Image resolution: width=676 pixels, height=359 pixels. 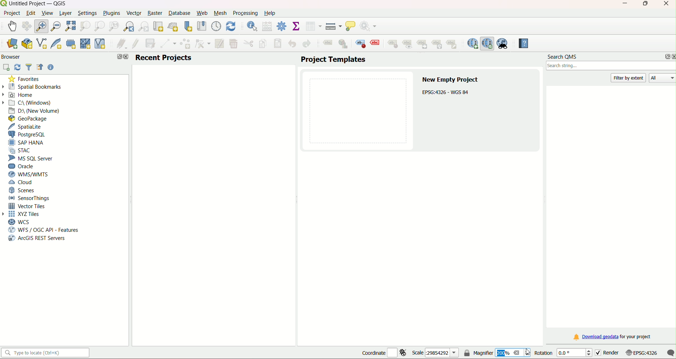 What do you see at coordinates (36, 239) in the screenshot?
I see `AroGIS REST Servers` at bounding box center [36, 239].